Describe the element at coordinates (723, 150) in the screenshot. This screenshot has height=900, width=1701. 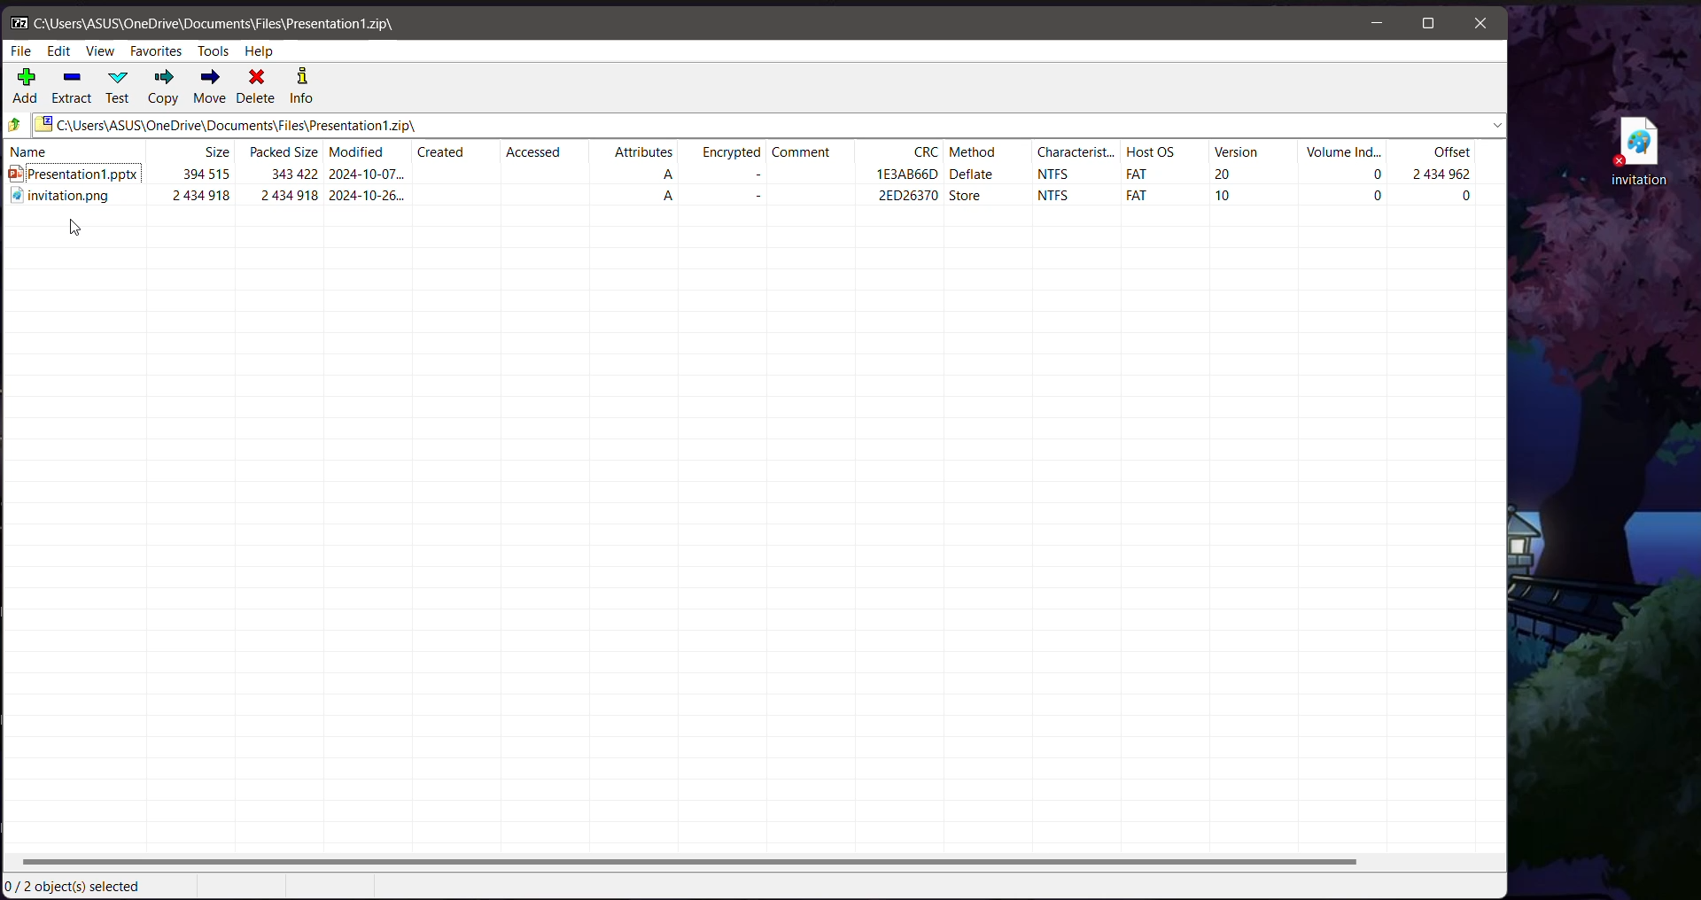
I see `Encrypted` at that location.